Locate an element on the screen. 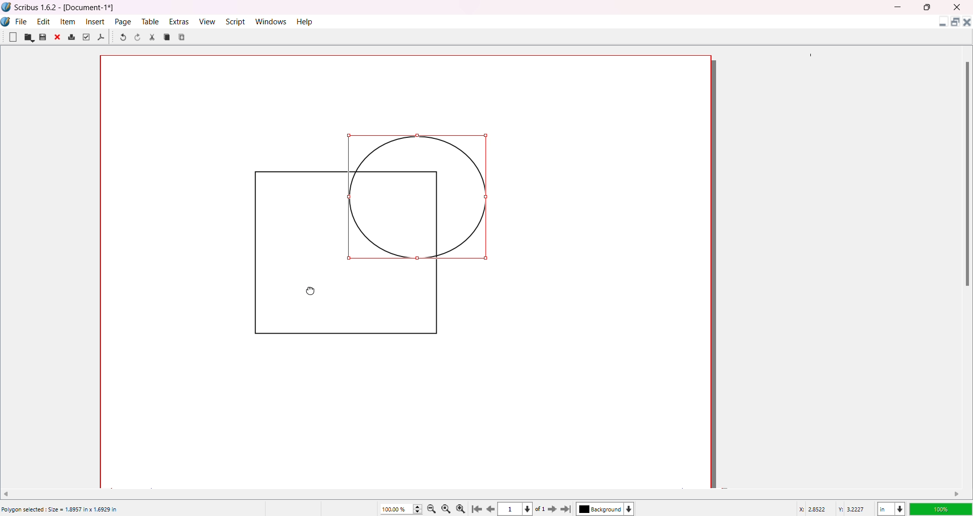 The width and height of the screenshot is (973, 516). Preflight Verifier is located at coordinates (86, 37).